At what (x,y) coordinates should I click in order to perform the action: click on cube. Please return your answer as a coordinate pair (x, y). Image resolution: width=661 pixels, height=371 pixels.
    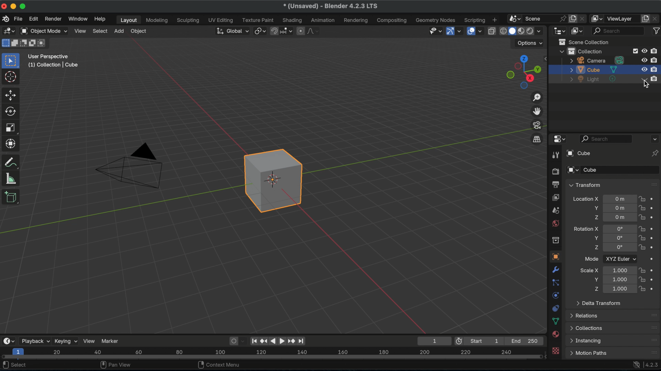
    Looking at the image, I should click on (590, 170).